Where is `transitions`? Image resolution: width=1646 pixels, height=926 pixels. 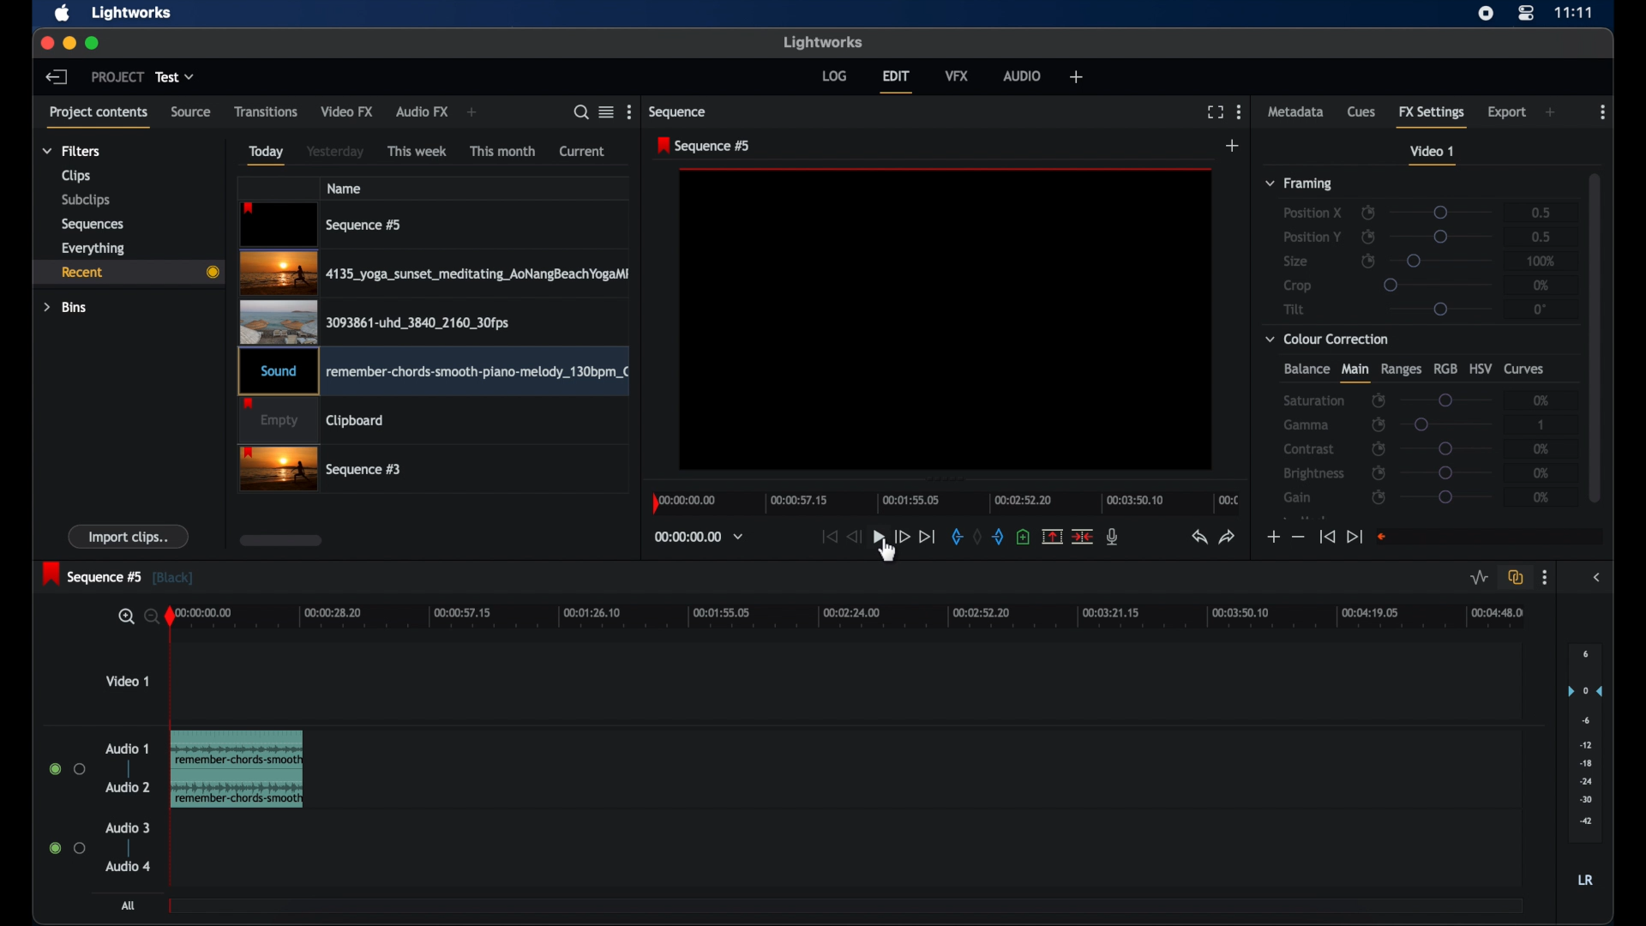
transitions is located at coordinates (266, 111).